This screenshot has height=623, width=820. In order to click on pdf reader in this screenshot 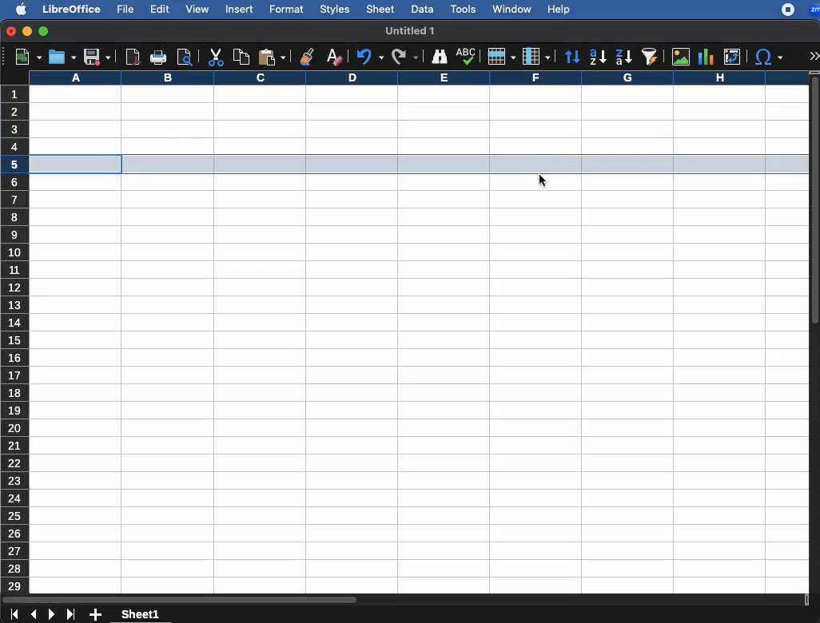, I will do `click(132, 57)`.